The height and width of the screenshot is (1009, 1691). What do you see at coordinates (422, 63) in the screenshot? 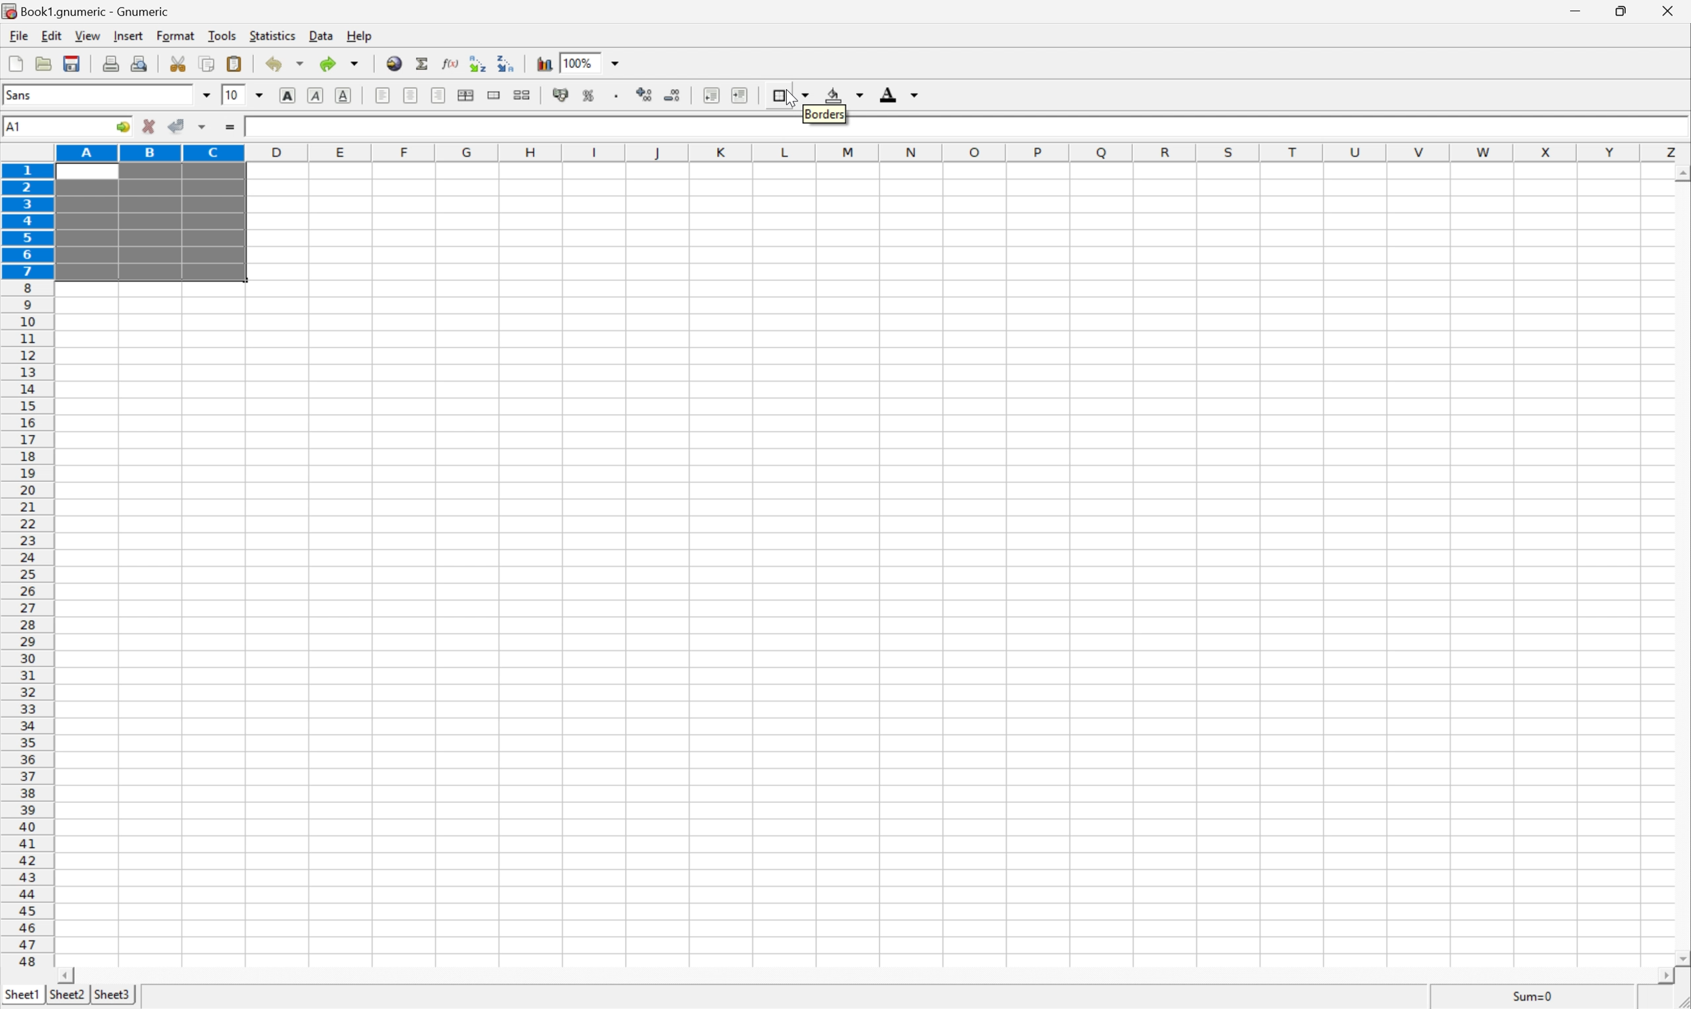
I see `sum in current cell` at bounding box center [422, 63].